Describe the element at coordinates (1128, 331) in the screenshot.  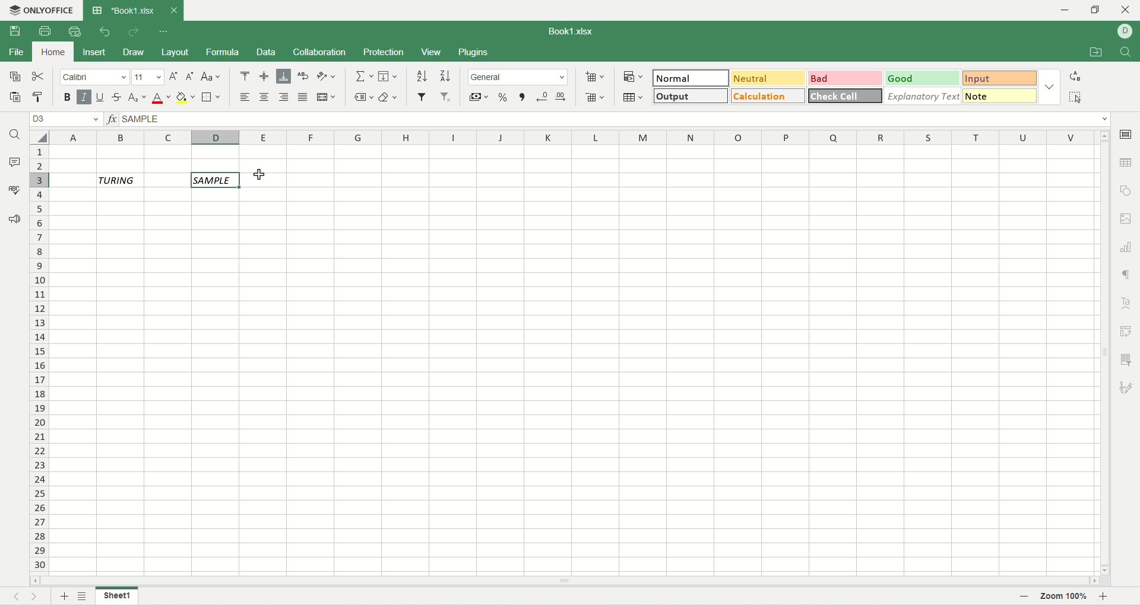
I see `pivot settings` at that location.